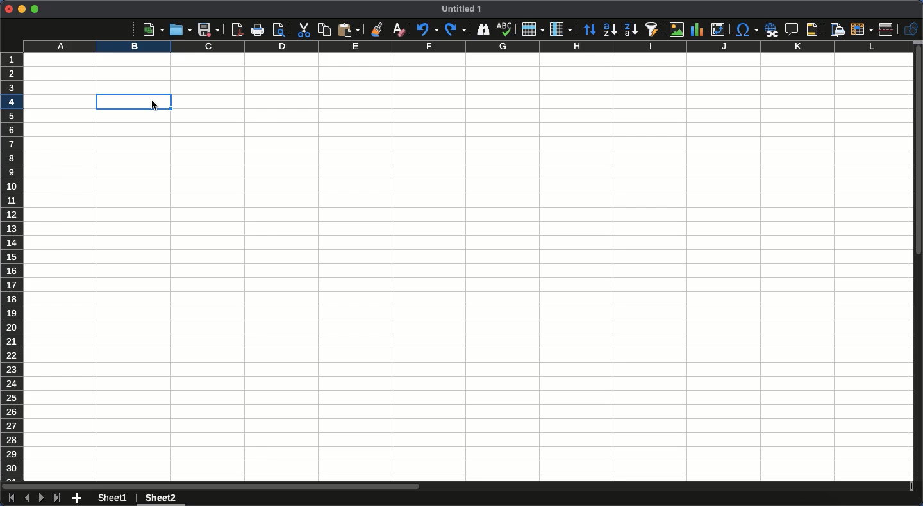 This screenshot has height=506, width=923. I want to click on Minimize, so click(22, 10).